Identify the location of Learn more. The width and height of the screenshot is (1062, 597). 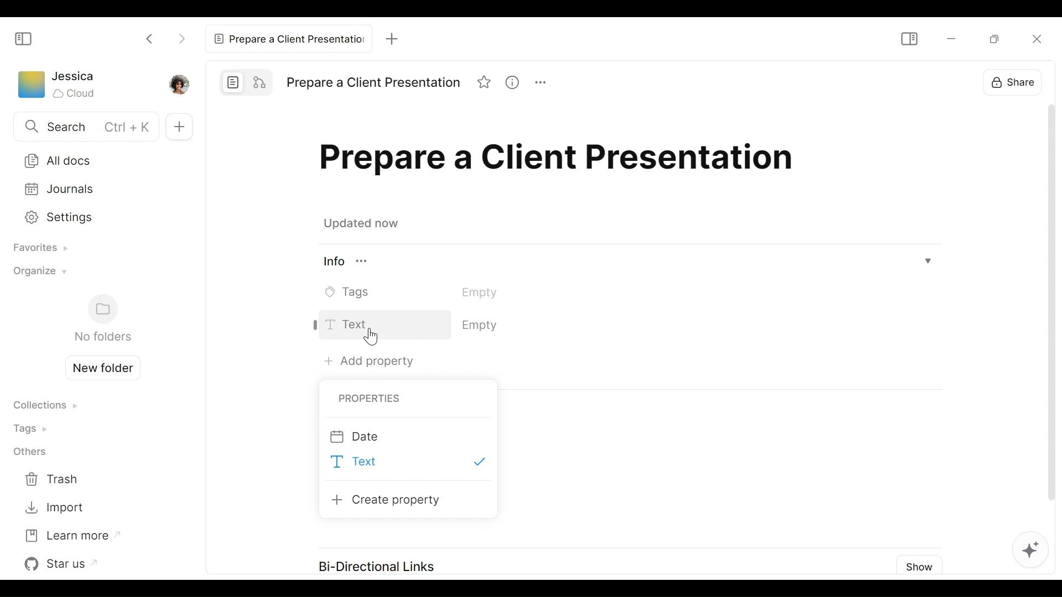
(71, 535).